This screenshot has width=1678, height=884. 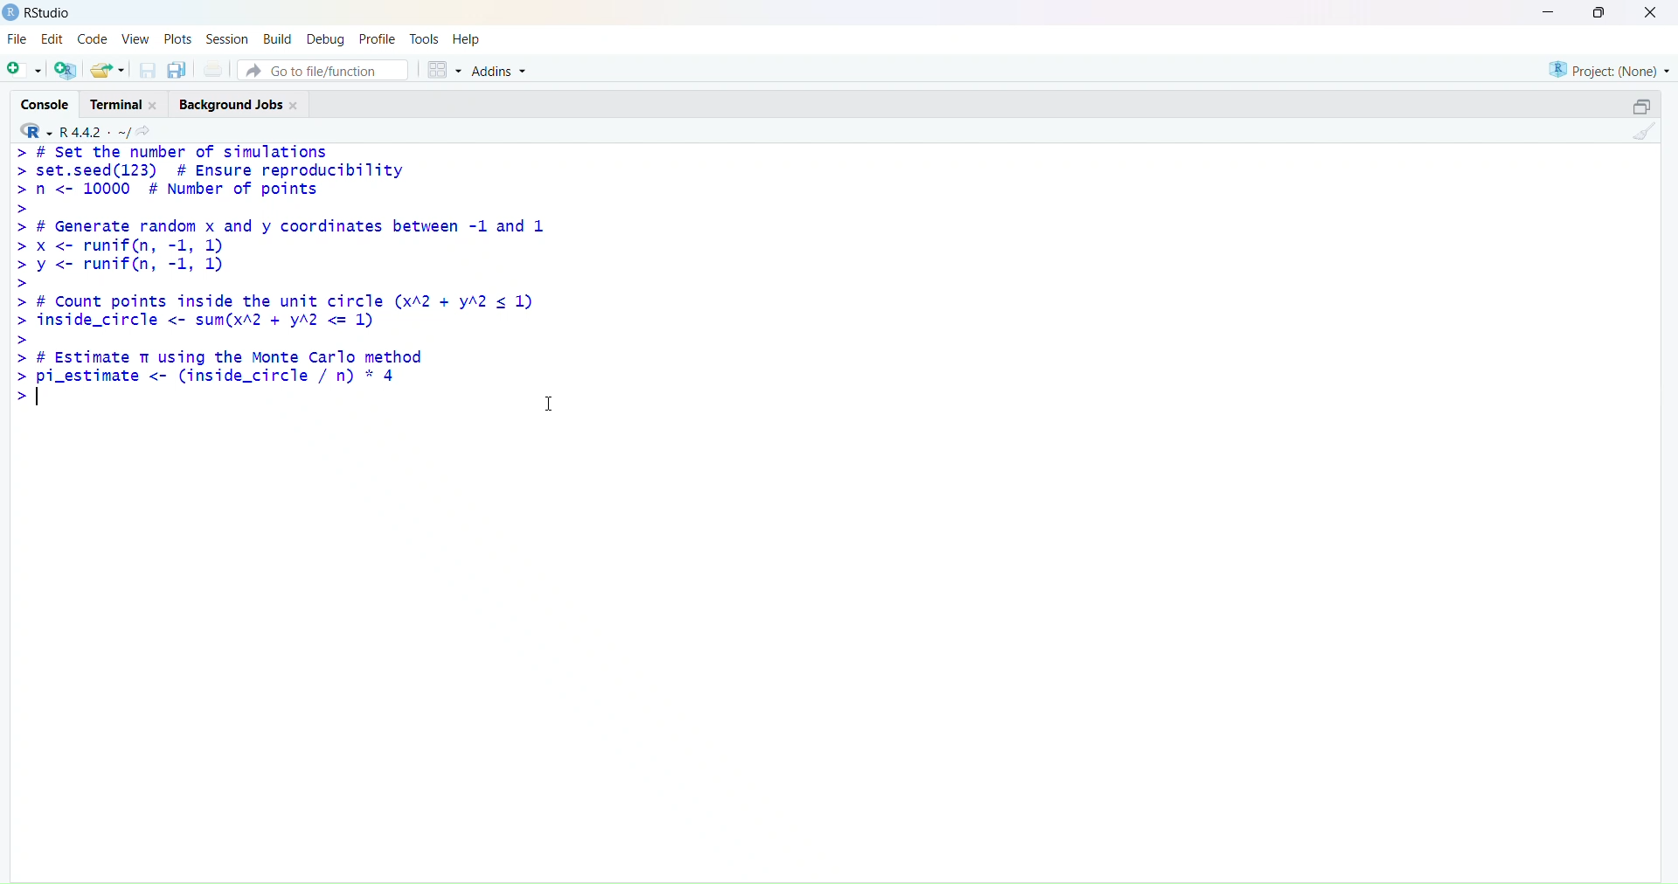 I want to click on Edit, so click(x=53, y=38).